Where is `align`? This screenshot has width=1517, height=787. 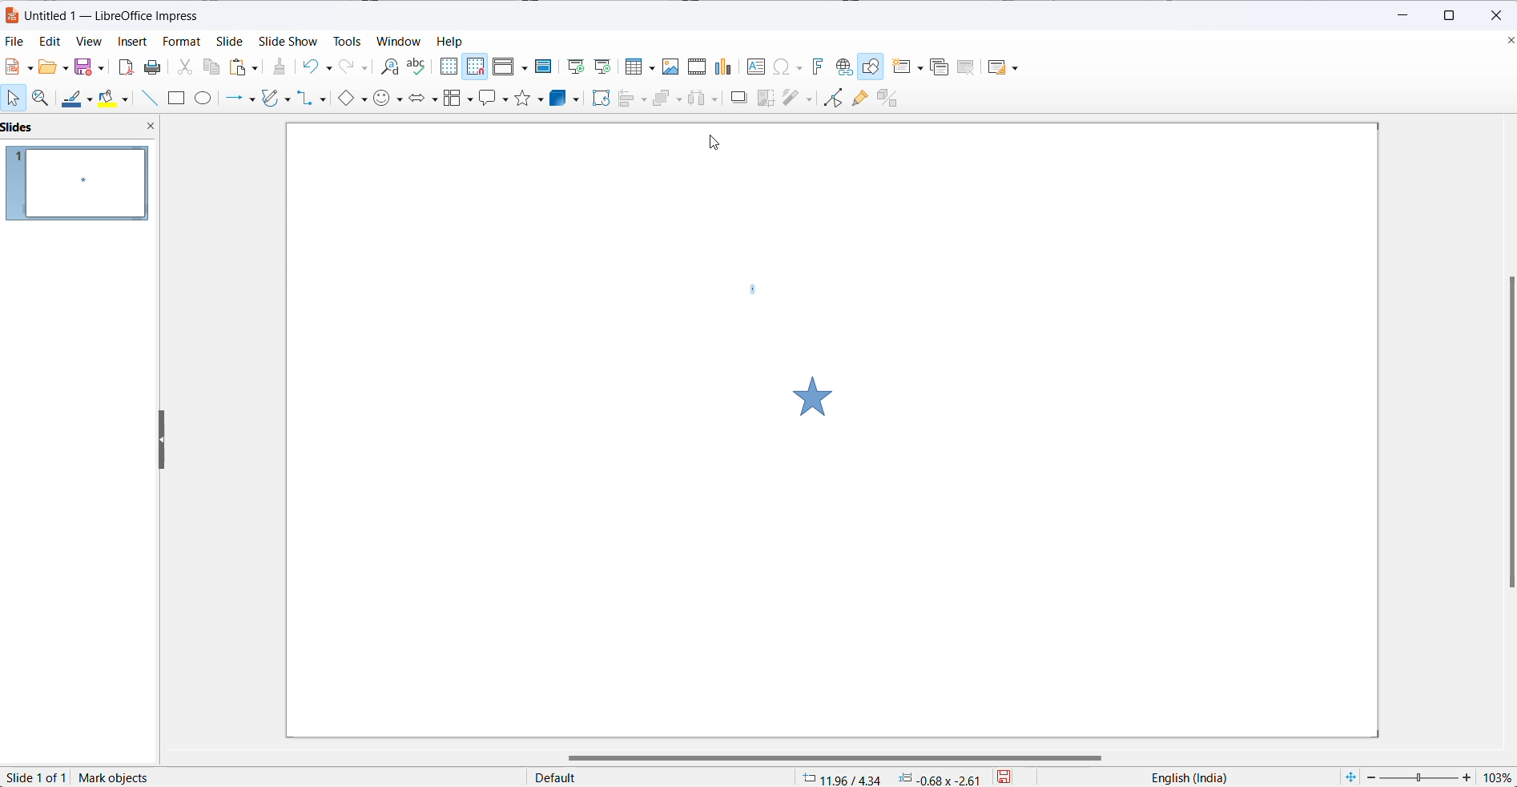 align is located at coordinates (633, 99).